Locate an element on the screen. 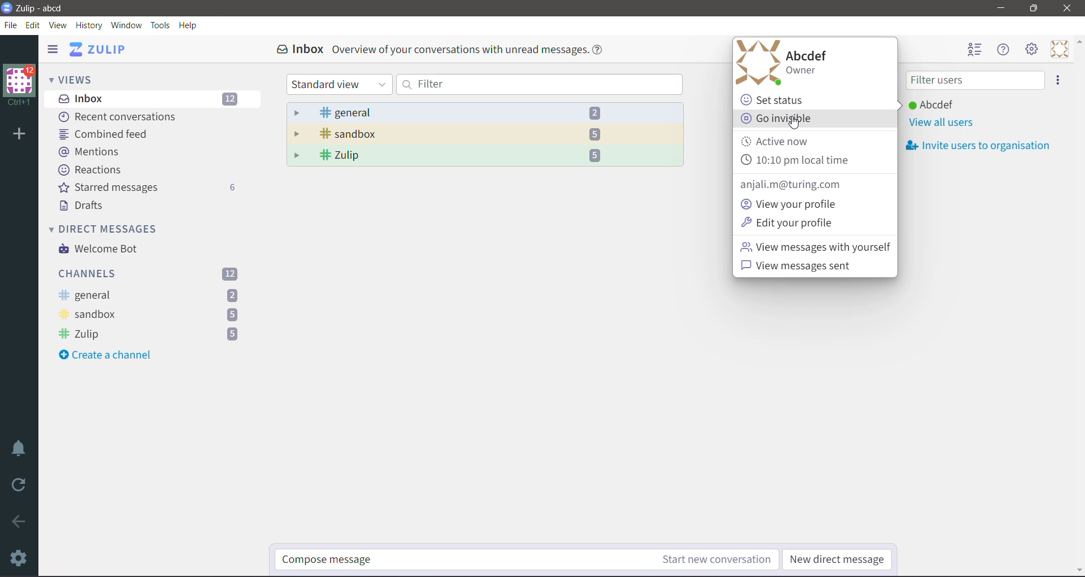 Image resolution: width=1085 pixels, height=577 pixels. Set status is located at coordinates (782, 99).